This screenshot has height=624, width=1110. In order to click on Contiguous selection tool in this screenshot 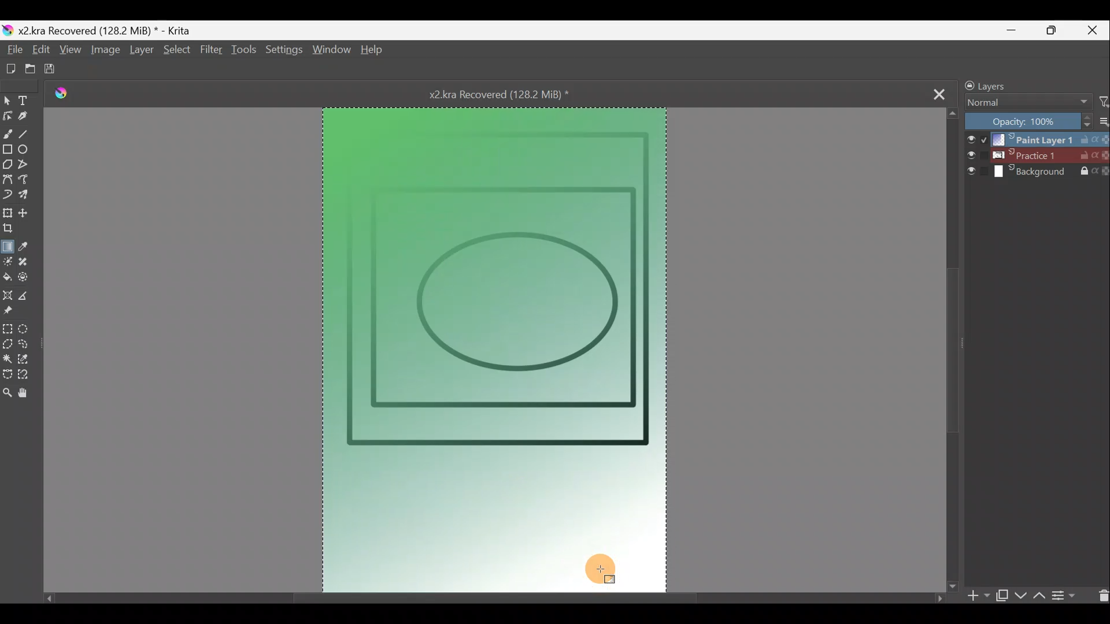, I will do `click(8, 360)`.